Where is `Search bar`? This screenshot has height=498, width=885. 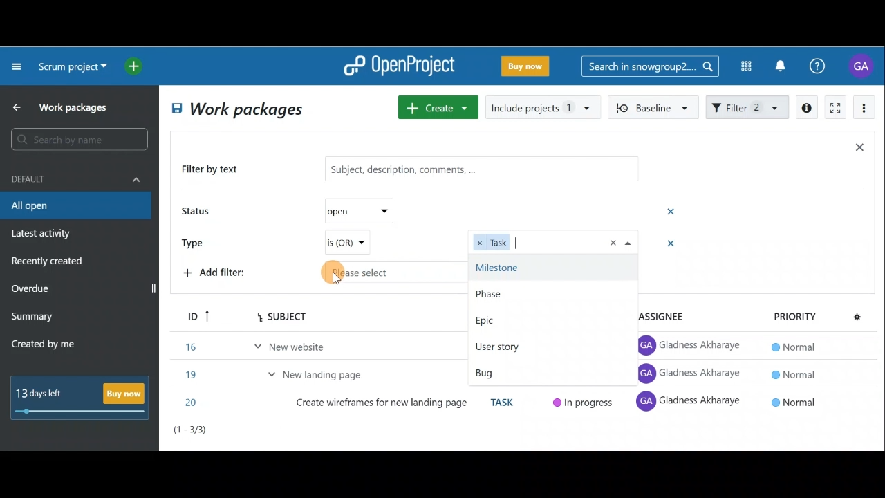 Search bar is located at coordinates (82, 139).